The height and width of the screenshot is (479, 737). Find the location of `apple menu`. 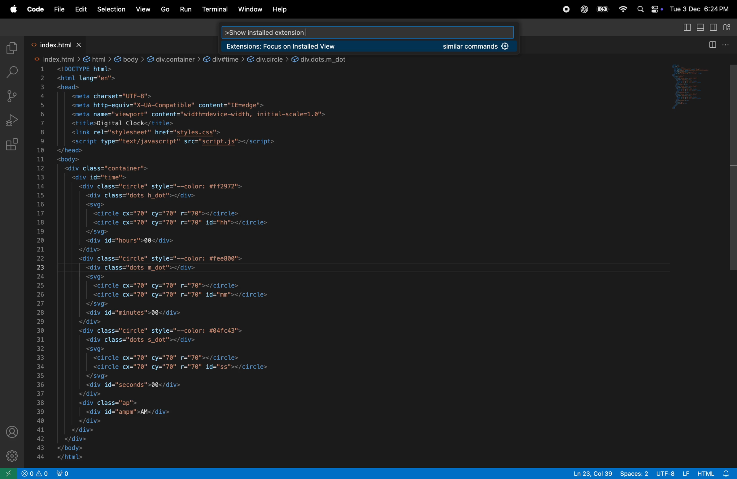

apple menu is located at coordinates (603, 9).